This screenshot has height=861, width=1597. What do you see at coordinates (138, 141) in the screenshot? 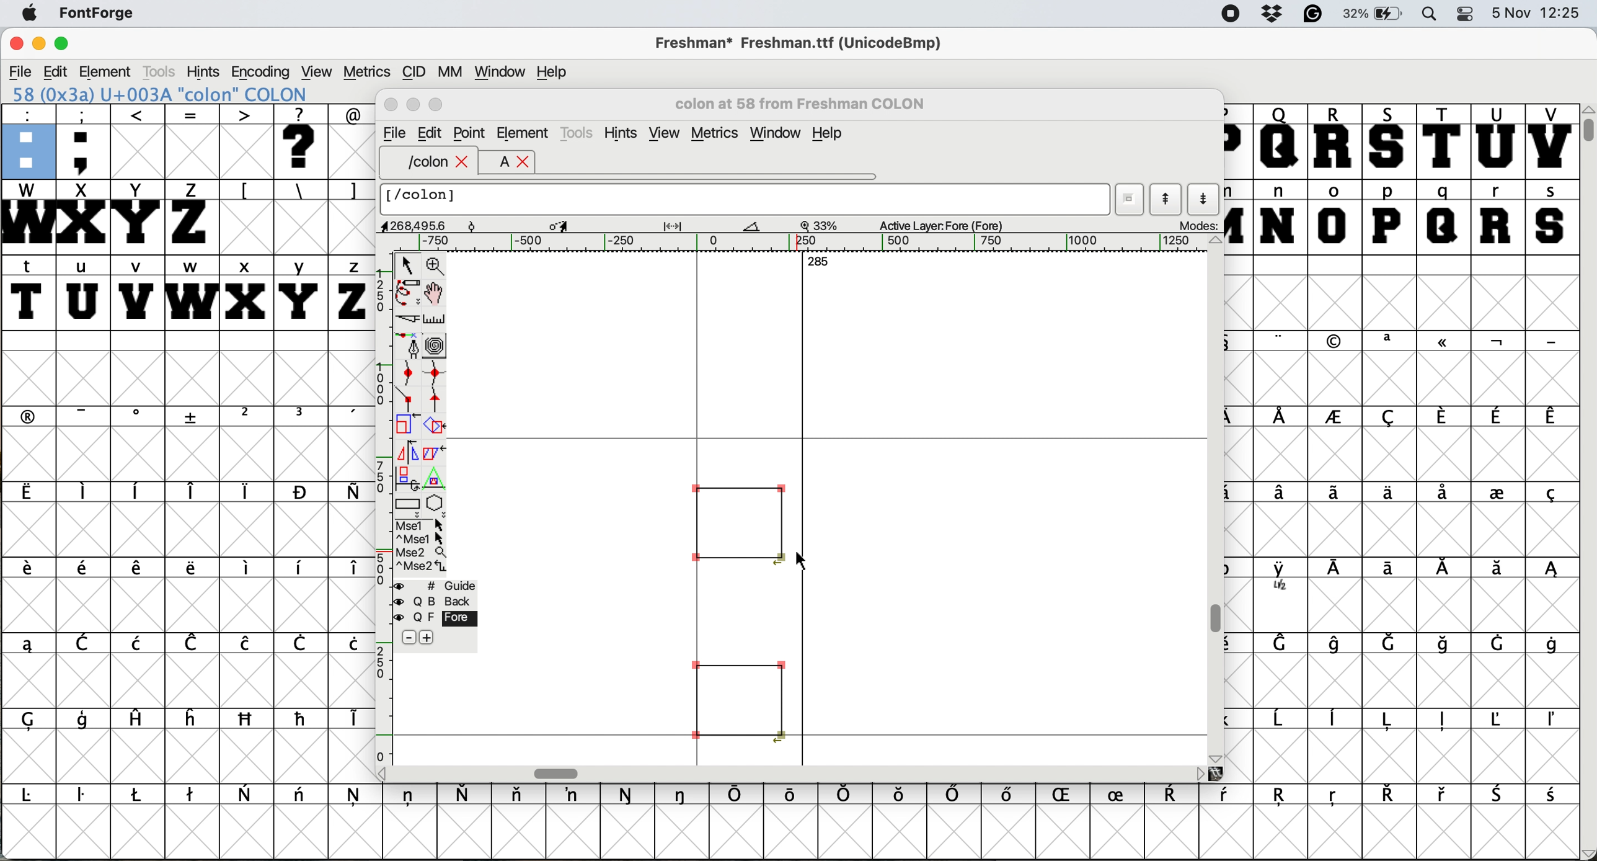
I see `<` at bounding box center [138, 141].